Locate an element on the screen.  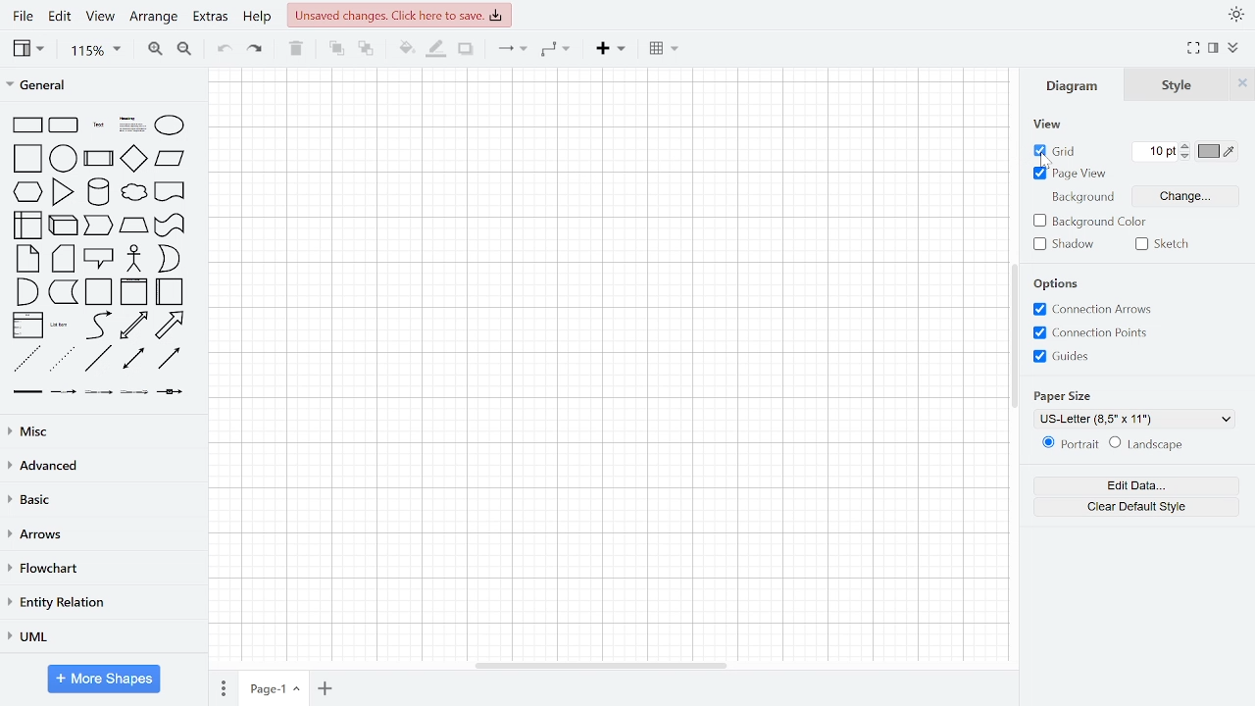
redo is located at coordinates (253, 50).